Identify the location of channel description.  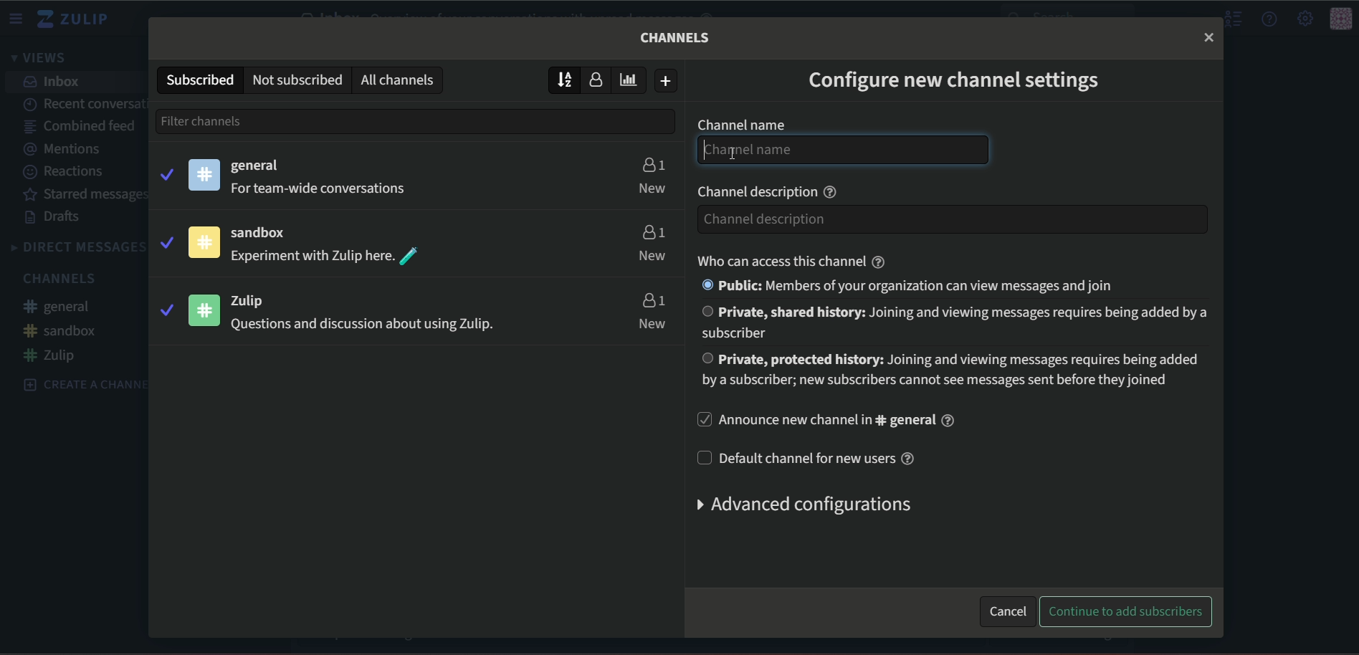
(867, 218).